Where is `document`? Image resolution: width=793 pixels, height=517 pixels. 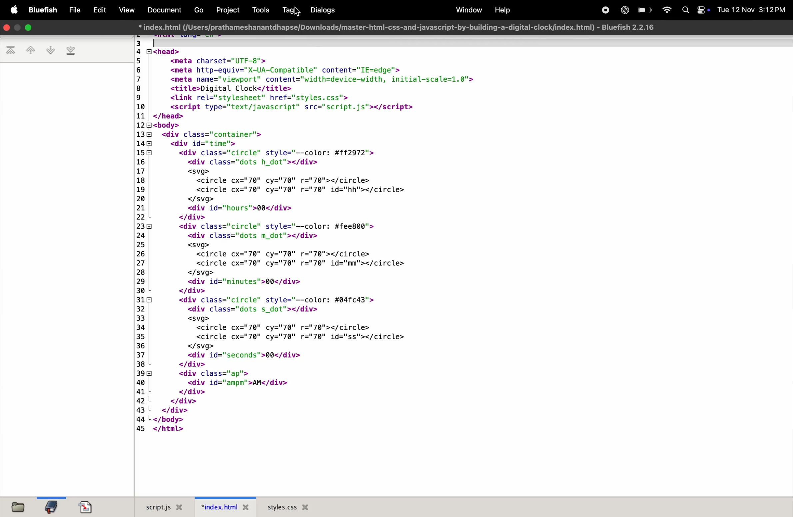 document is located at coordinates (86, 507).